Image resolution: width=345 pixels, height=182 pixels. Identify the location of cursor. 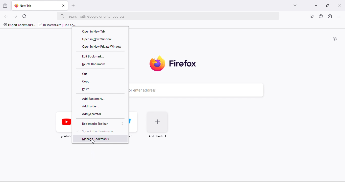
(94, 142).